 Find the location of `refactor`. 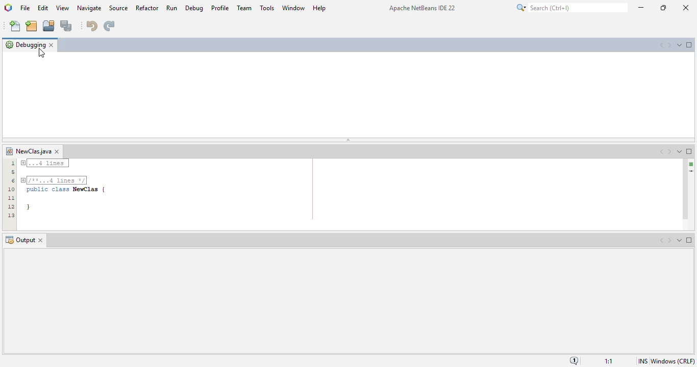

refactor is located at coordinates (147, 8).